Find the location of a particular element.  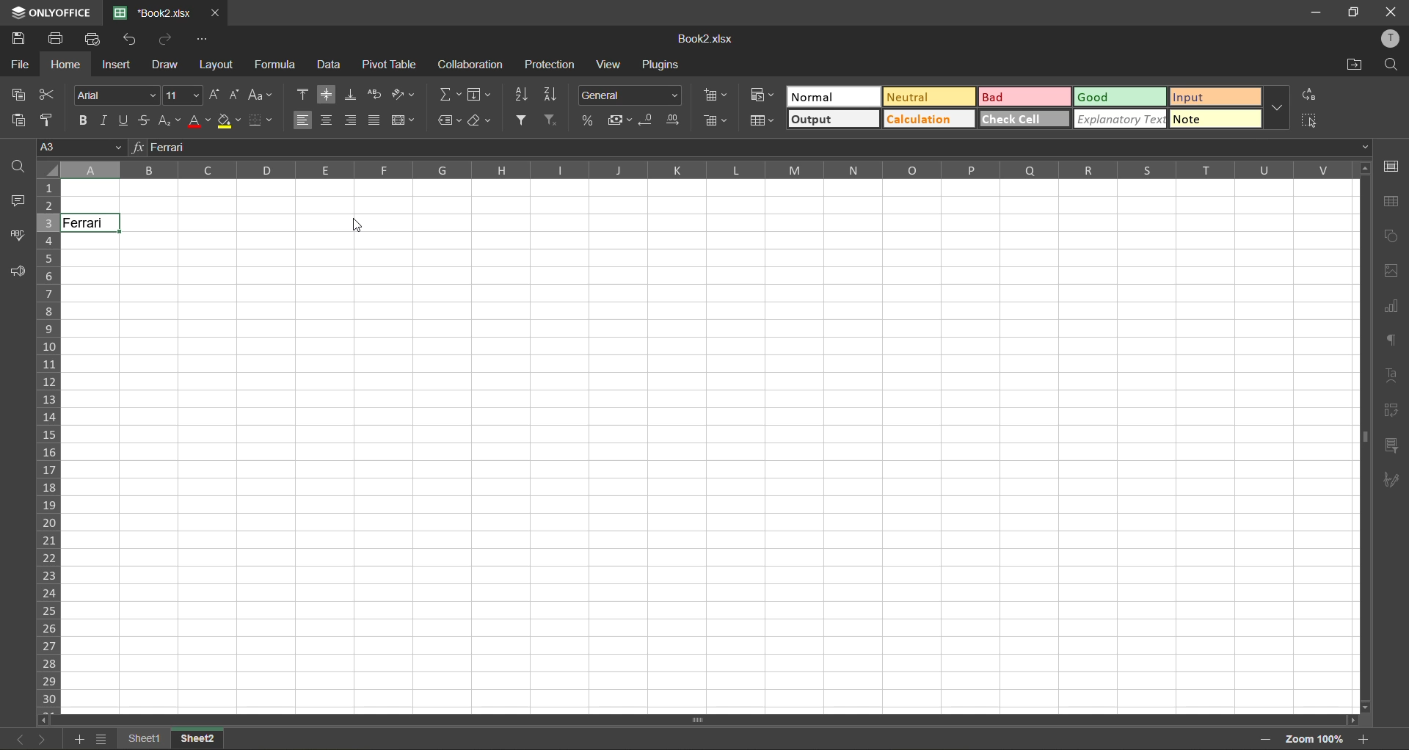

profile is located at coordinates (1392, 40).